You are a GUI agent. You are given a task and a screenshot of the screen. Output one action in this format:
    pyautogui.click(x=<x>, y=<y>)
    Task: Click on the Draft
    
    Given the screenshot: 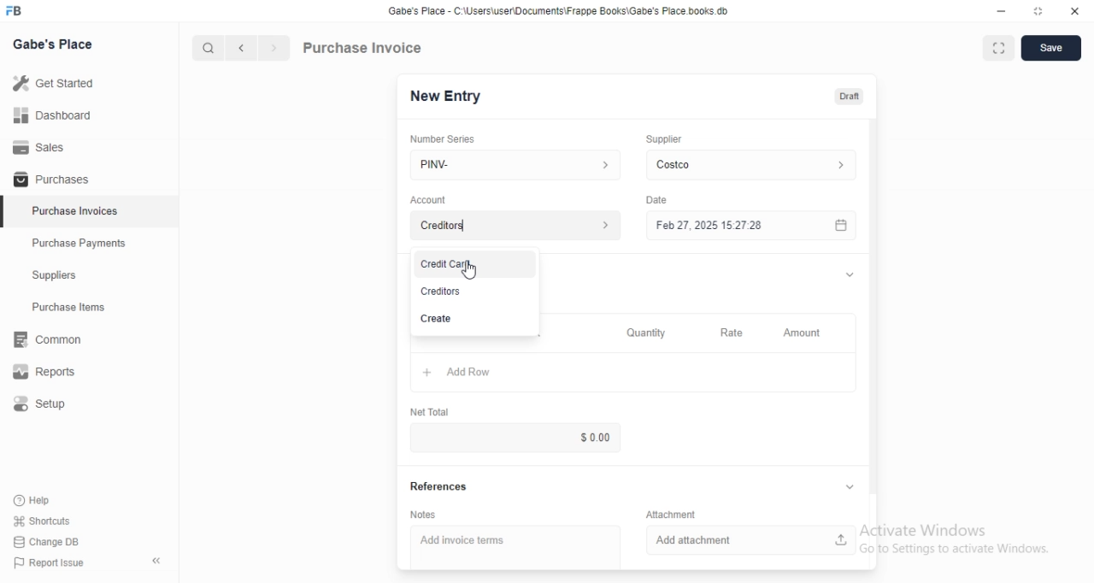 What is the action you would take?
    pyautogui.click(x=850, y=97)
    